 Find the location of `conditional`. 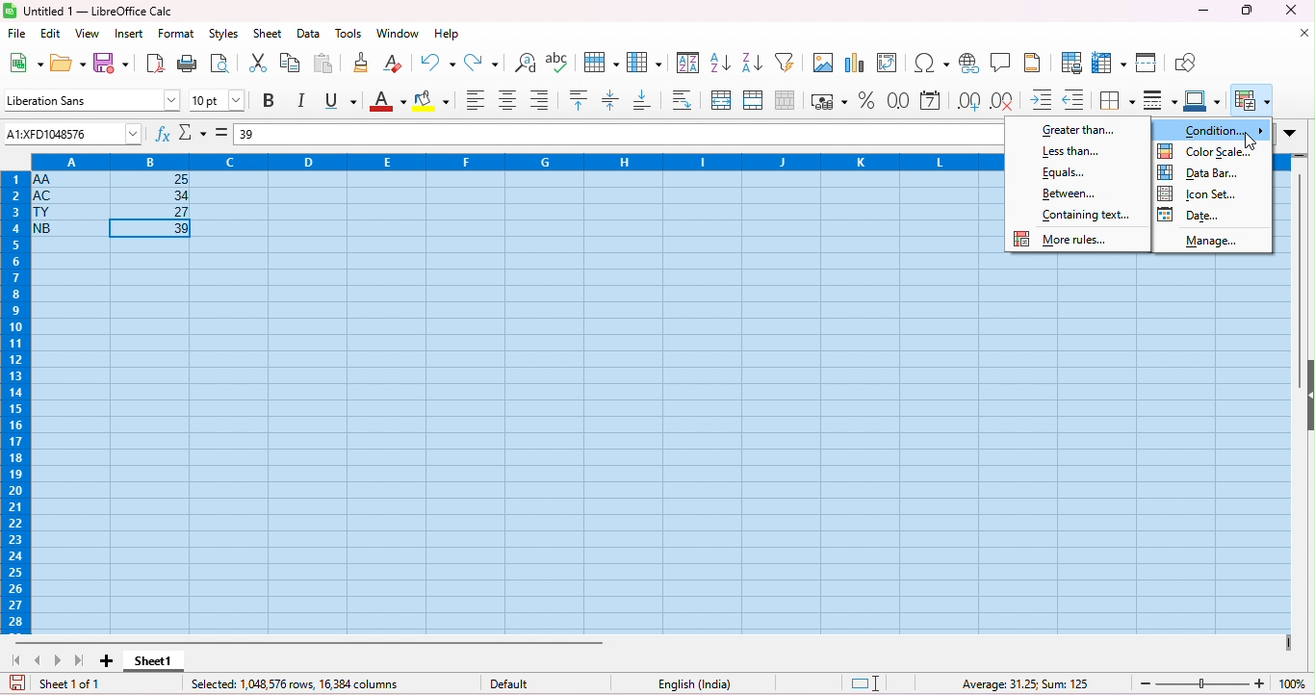

conditional is located at coordinates (1251, 102).